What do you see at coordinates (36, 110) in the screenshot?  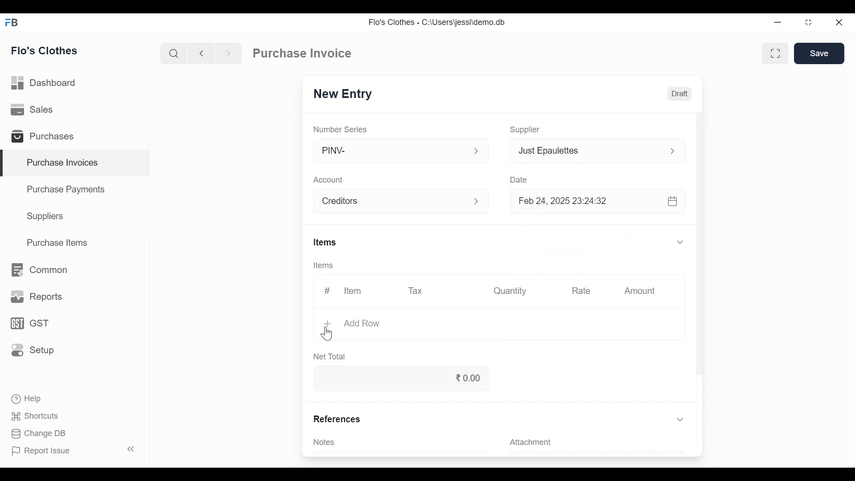 I see `Sales` at bounding box center [36, 110].